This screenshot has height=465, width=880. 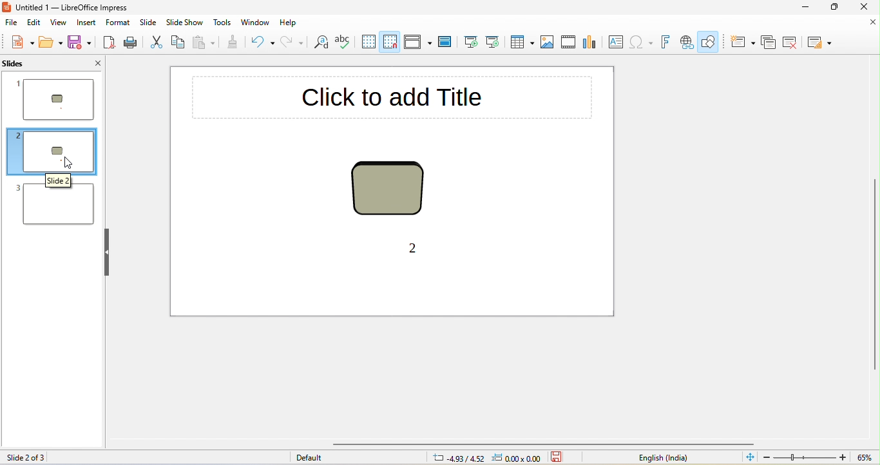 What do you see at coordinates (107, 43) in the screenshot?
I see `export directly as pdf` at bounding box center [107, 43].